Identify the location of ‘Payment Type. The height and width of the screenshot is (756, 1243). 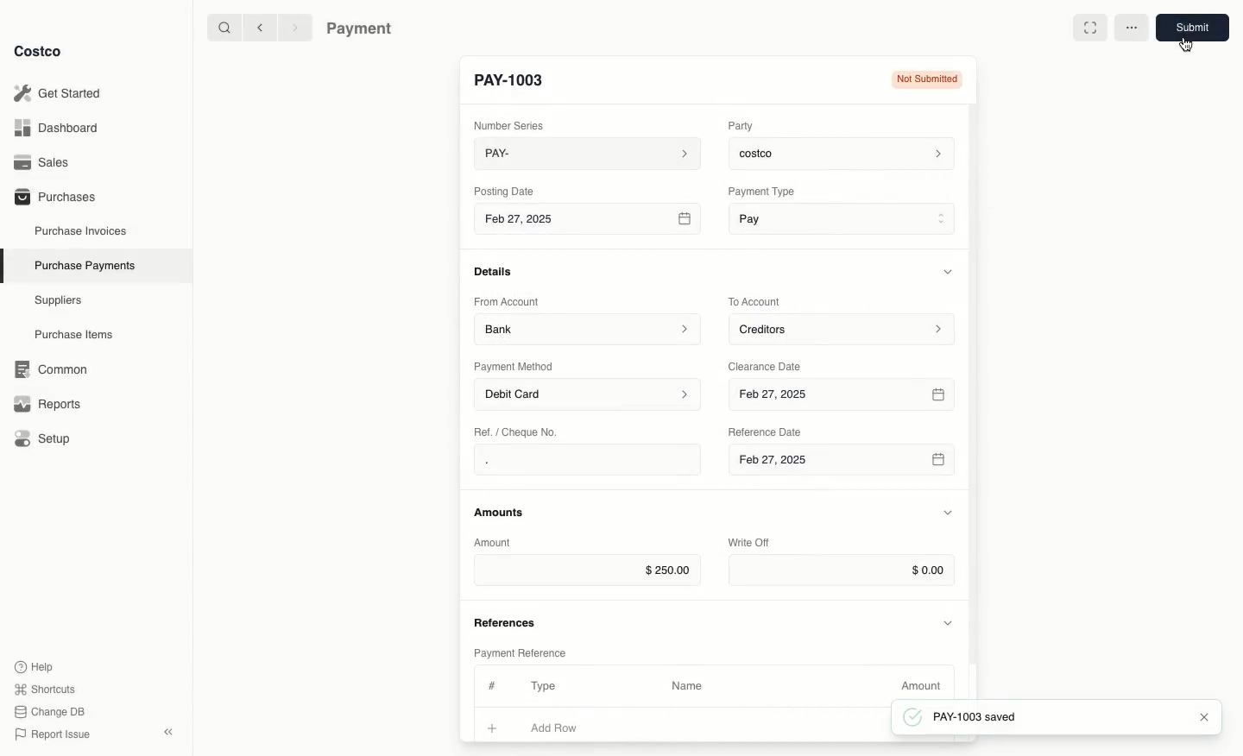
(760, 191).